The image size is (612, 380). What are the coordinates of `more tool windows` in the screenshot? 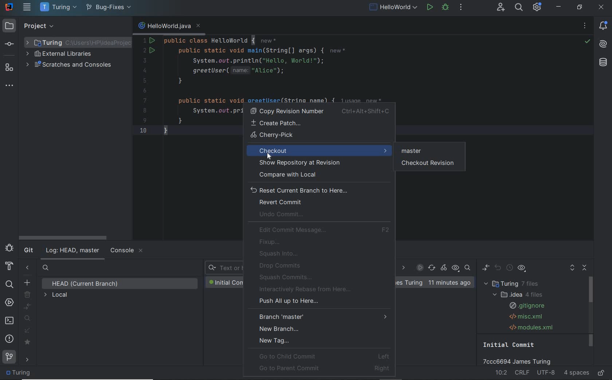 It's located at (10, 86).